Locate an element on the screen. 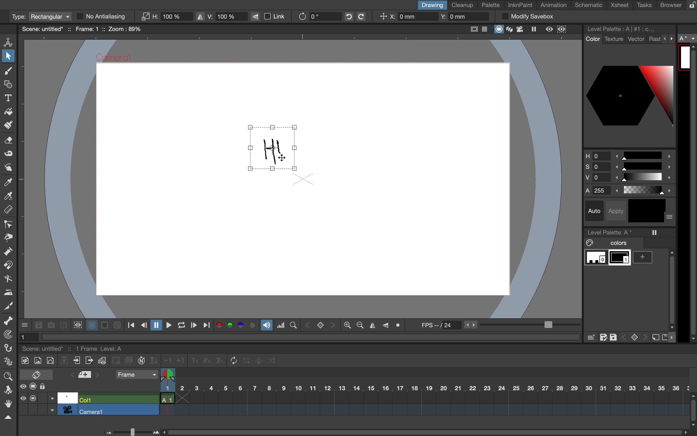 The image size is (697, 436). timeline scale is located at coordinates (424, 396).